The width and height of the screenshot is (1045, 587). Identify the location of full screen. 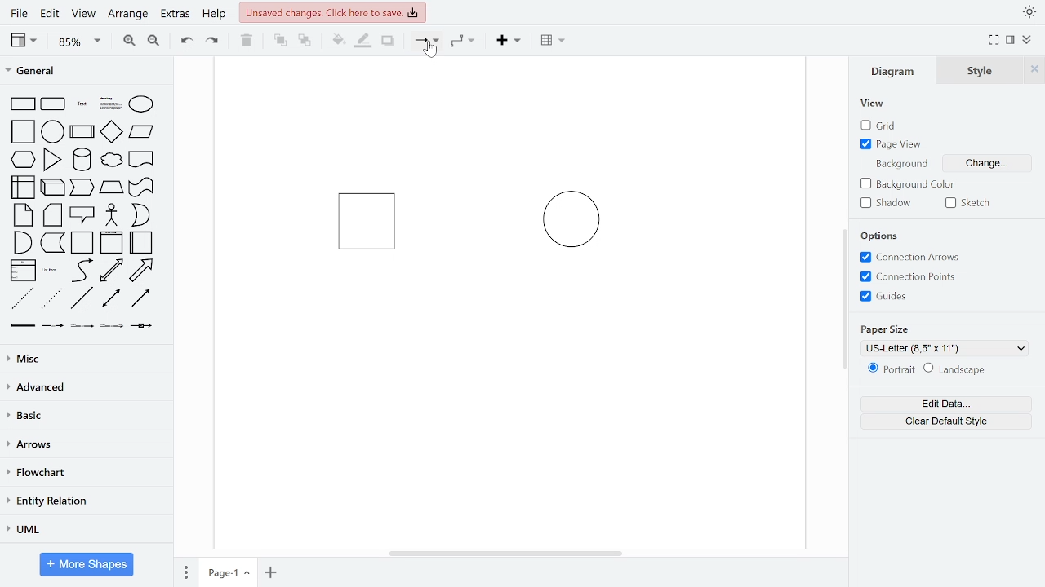
(994, 41).